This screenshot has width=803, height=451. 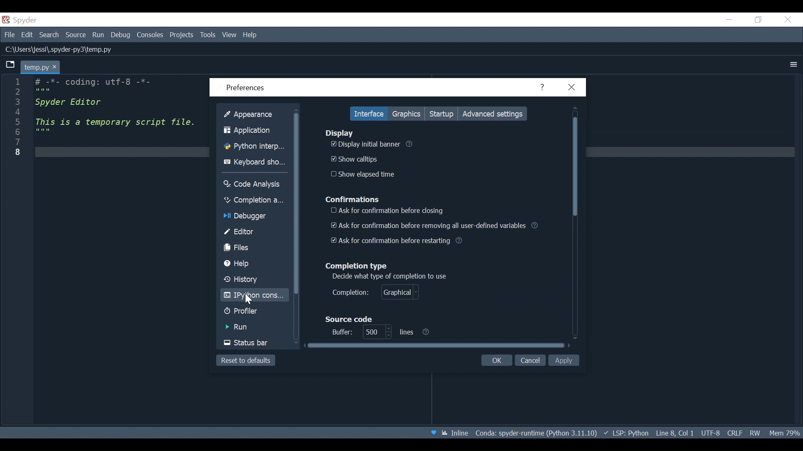 What do you see at coordinates (96, 35) in the screenshot?
I see `Run` at bounding box center [96, 35].